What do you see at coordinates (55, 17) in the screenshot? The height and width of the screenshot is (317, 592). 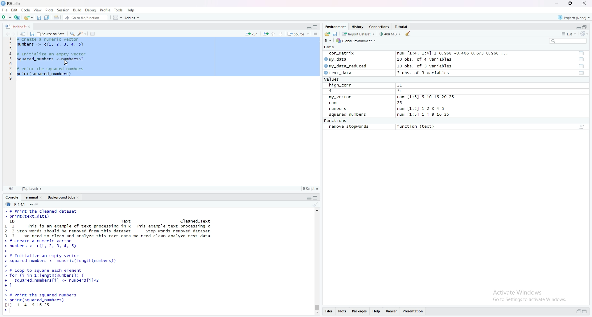 I see `Print the current file` at bounding box center [55, 17].